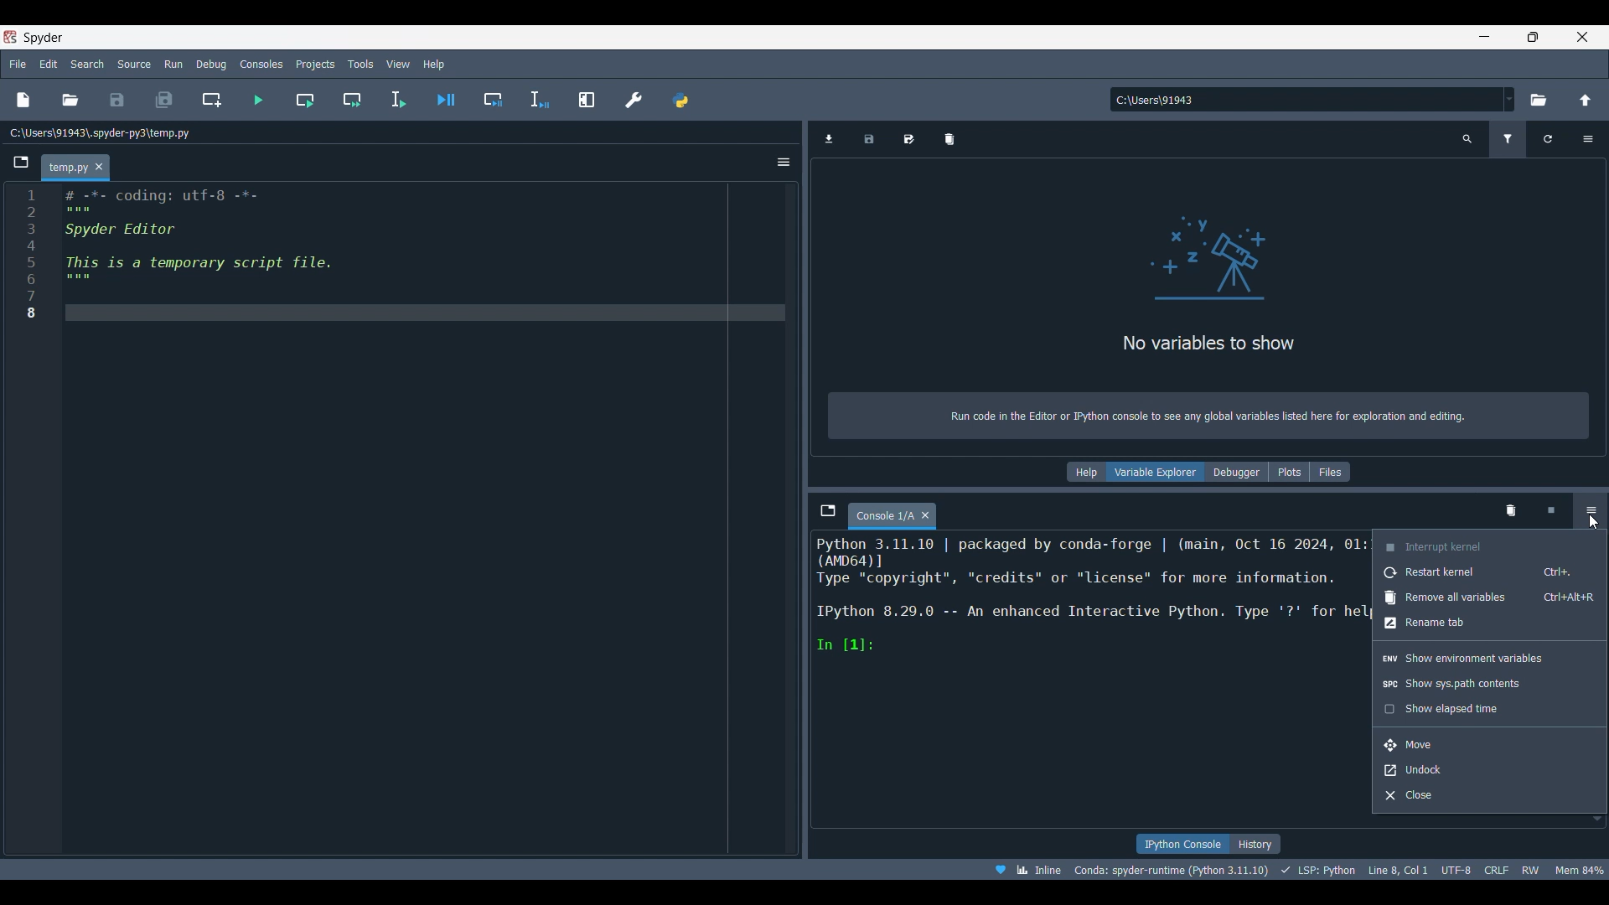 The height and width of the screenshot is (905, 1609). Describe the element at coordinates (316, 64) in the screenshot. I see `Projects menu` at that location.